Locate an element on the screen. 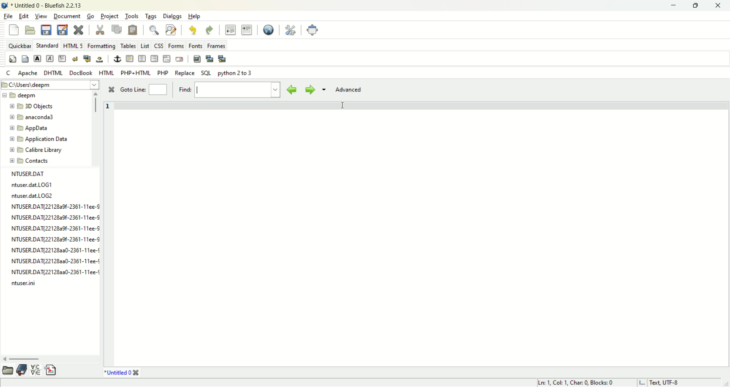 Image resolution: width=730 pixels, height=387 pixels. paragraph is located at coordinates (62, 58).